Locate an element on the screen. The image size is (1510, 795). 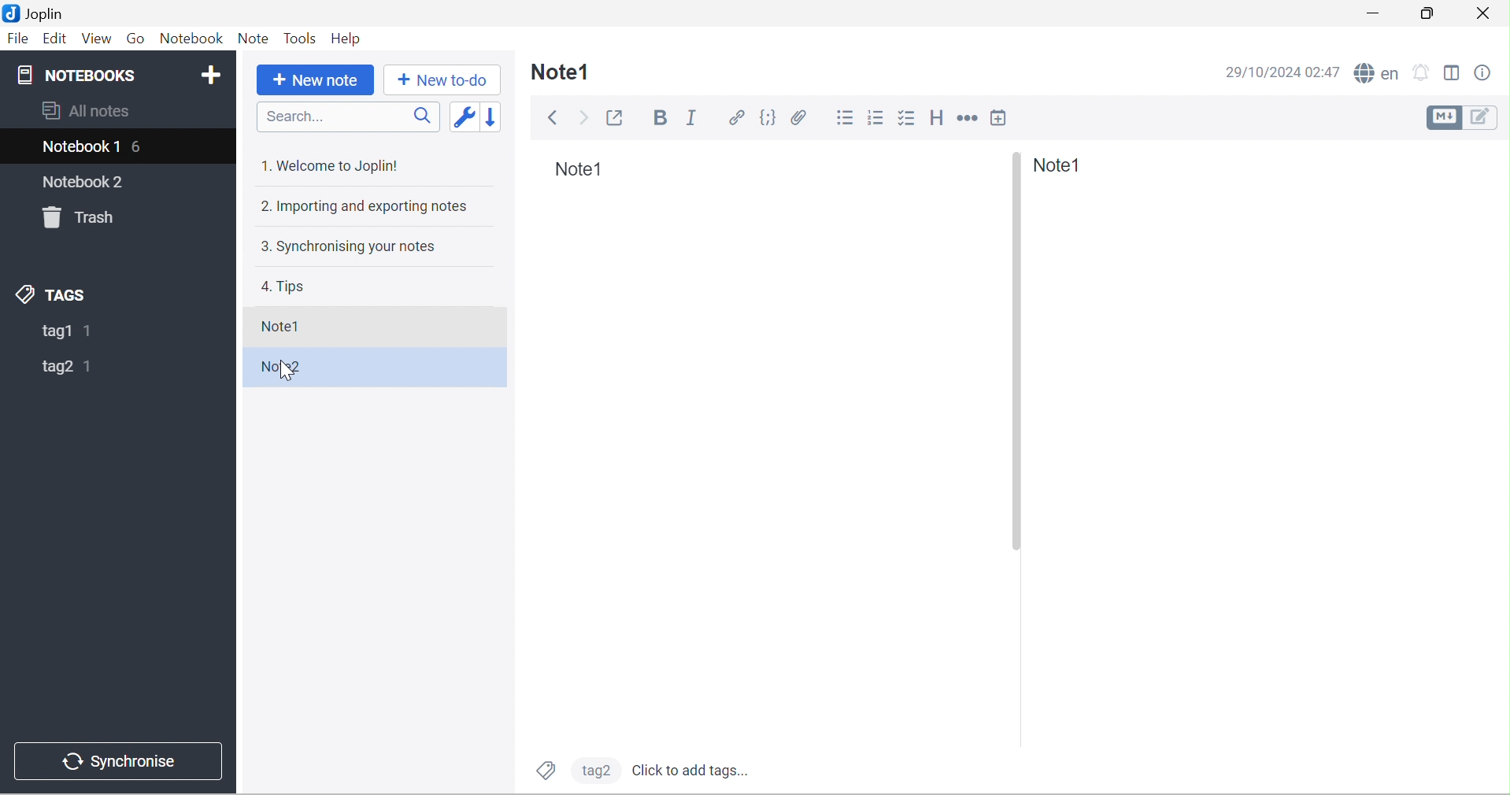
Bold is located at coordinates (658, 119).